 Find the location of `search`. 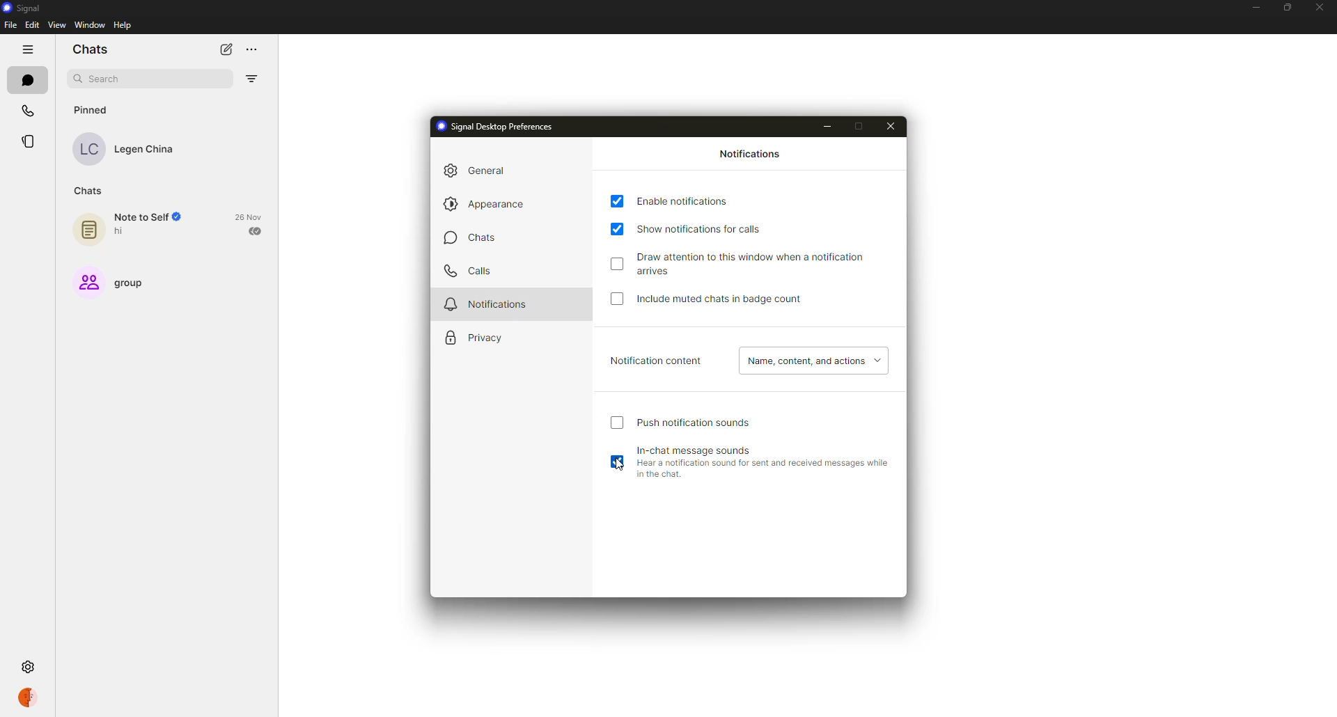

search is located at coordinates (107, 79).